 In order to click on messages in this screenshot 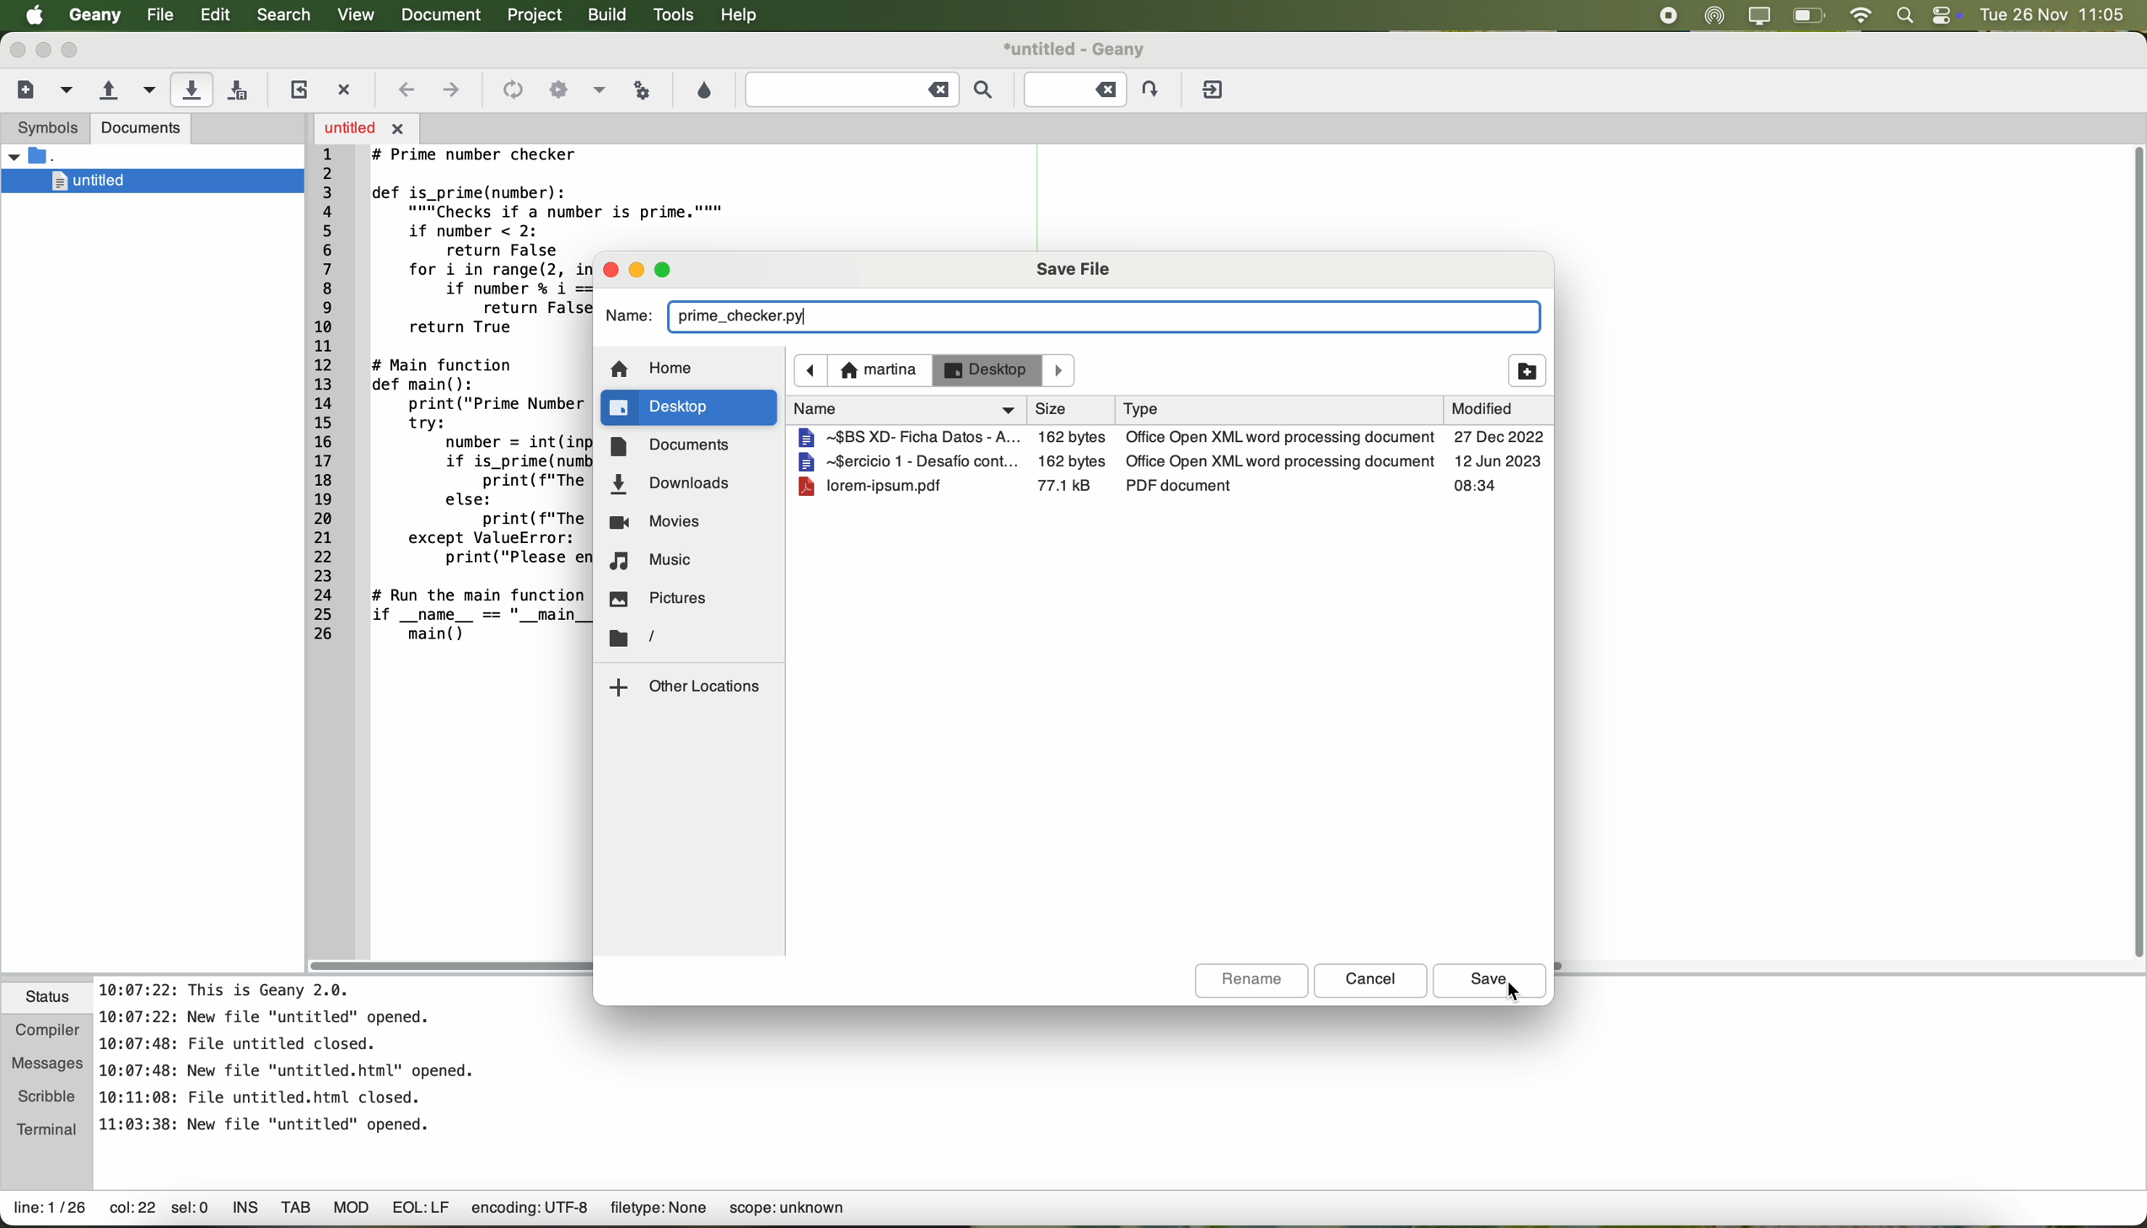, I will do `click(48, 1058)`.